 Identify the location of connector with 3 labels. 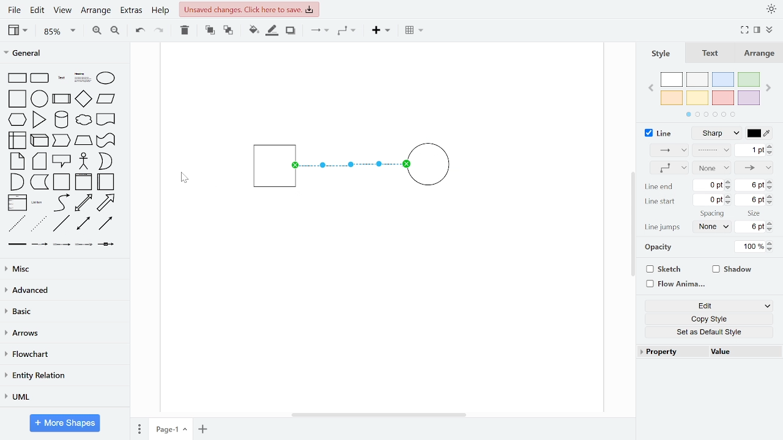
(85, 245).